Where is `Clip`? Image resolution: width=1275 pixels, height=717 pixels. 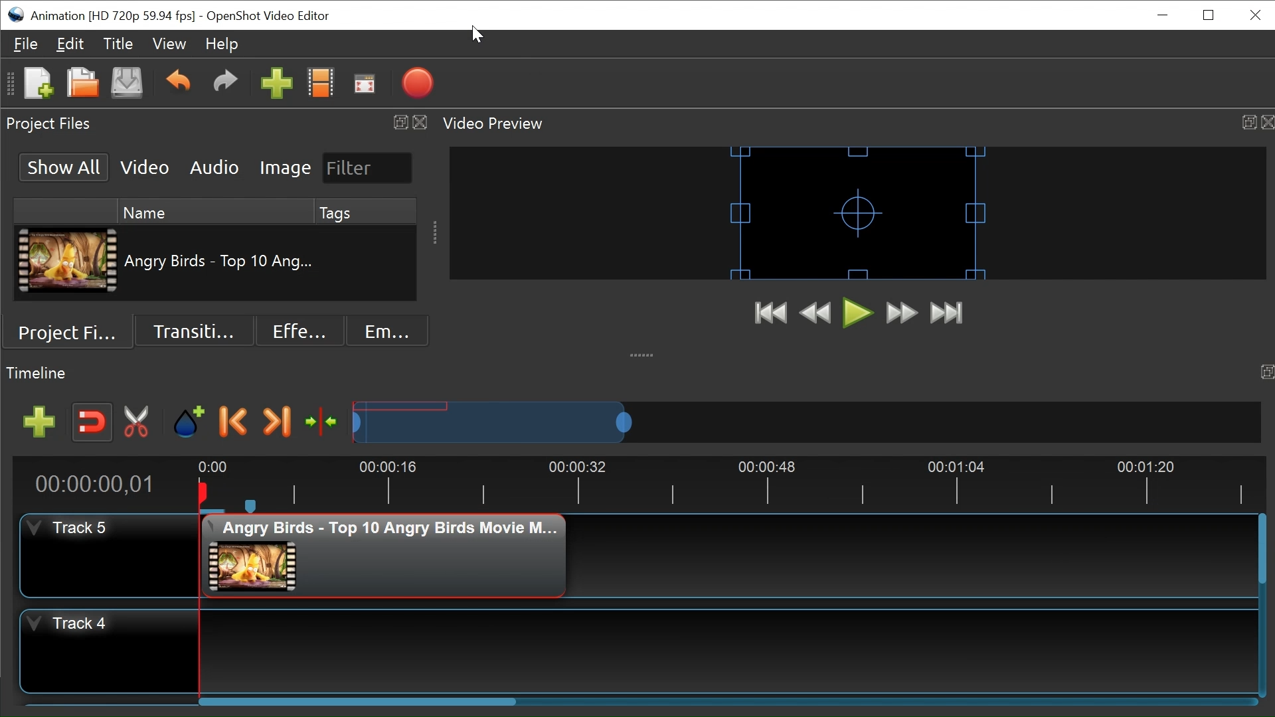
Clip is located at coordinates (385, 555).